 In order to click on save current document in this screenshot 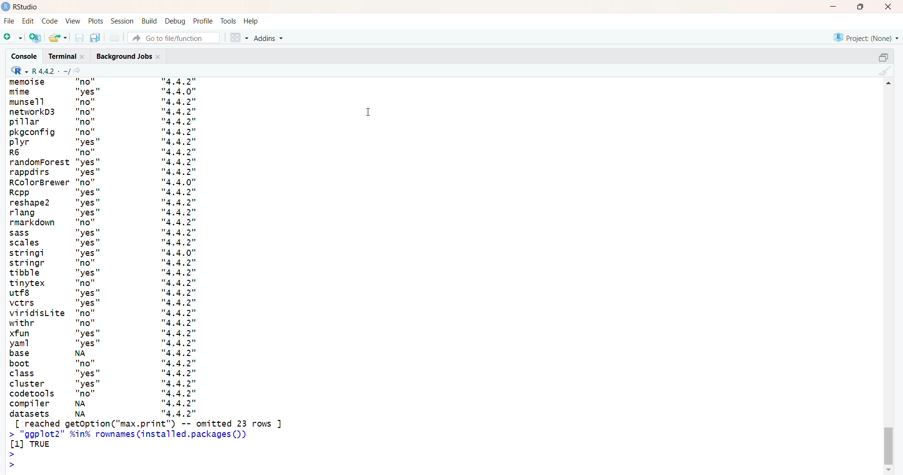, I will do `click(79, 39)`.